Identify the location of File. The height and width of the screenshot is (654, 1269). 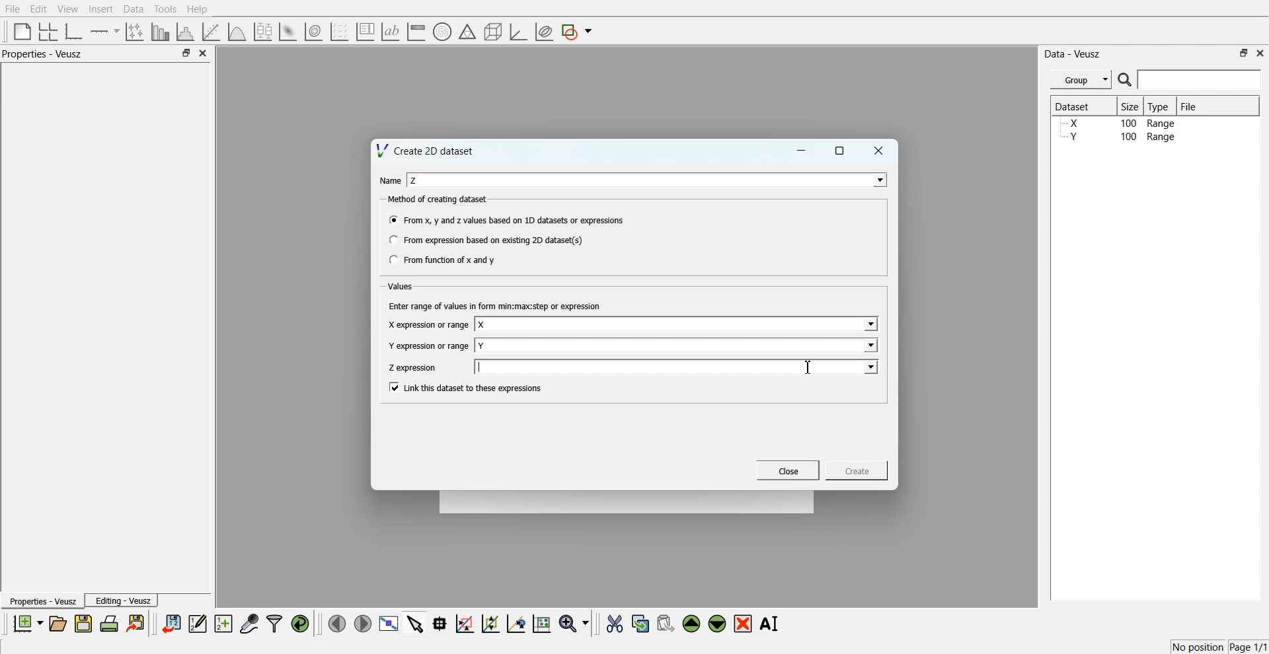
(13, 9).